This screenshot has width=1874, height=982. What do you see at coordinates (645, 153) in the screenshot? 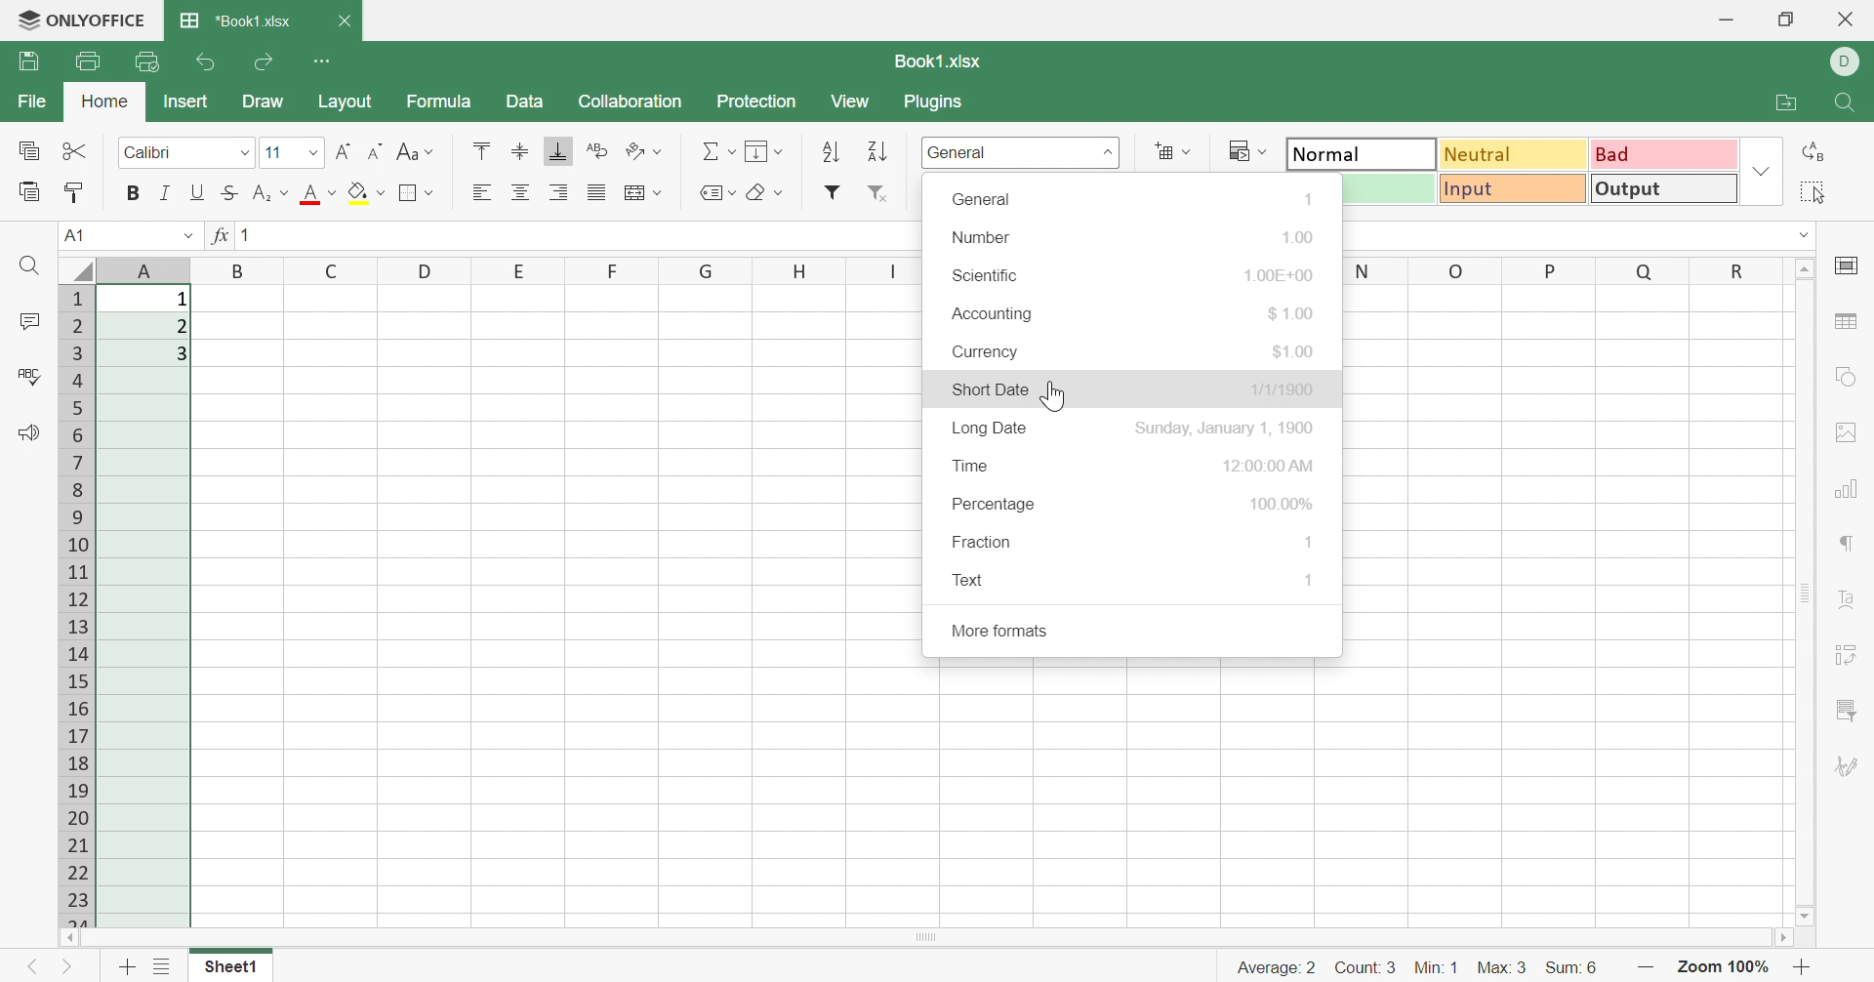
I see `Orientation` at bounding box center [645, 153].